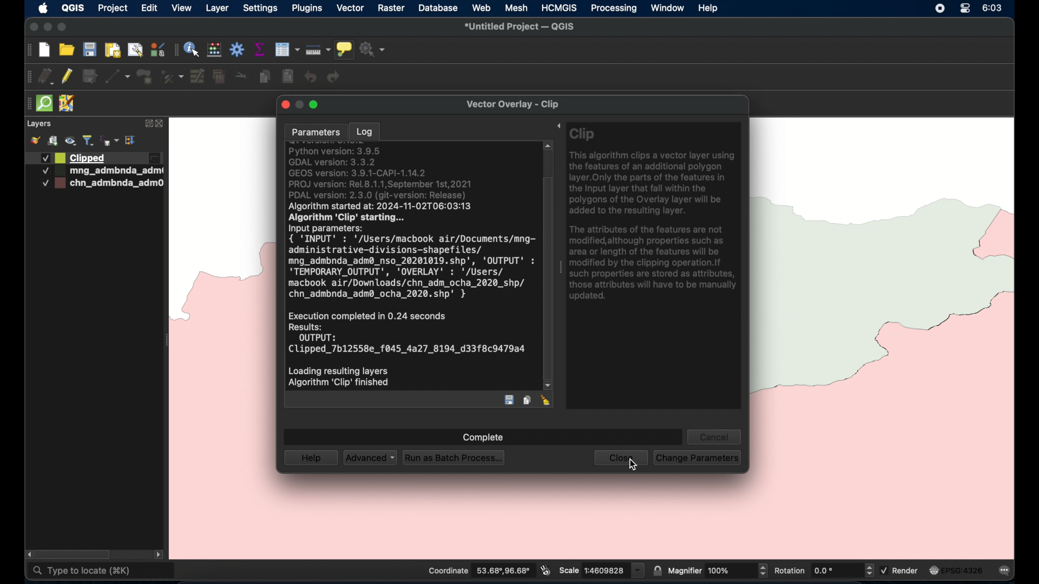 The image size is (1039, 584). I want to click on messages, so click(1007, 572).